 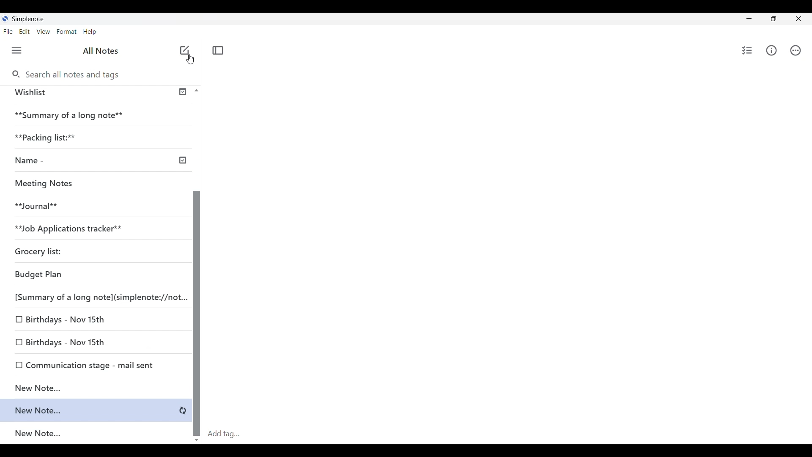 I want to click on Search all notes and tags, so click(x=69, y=72).